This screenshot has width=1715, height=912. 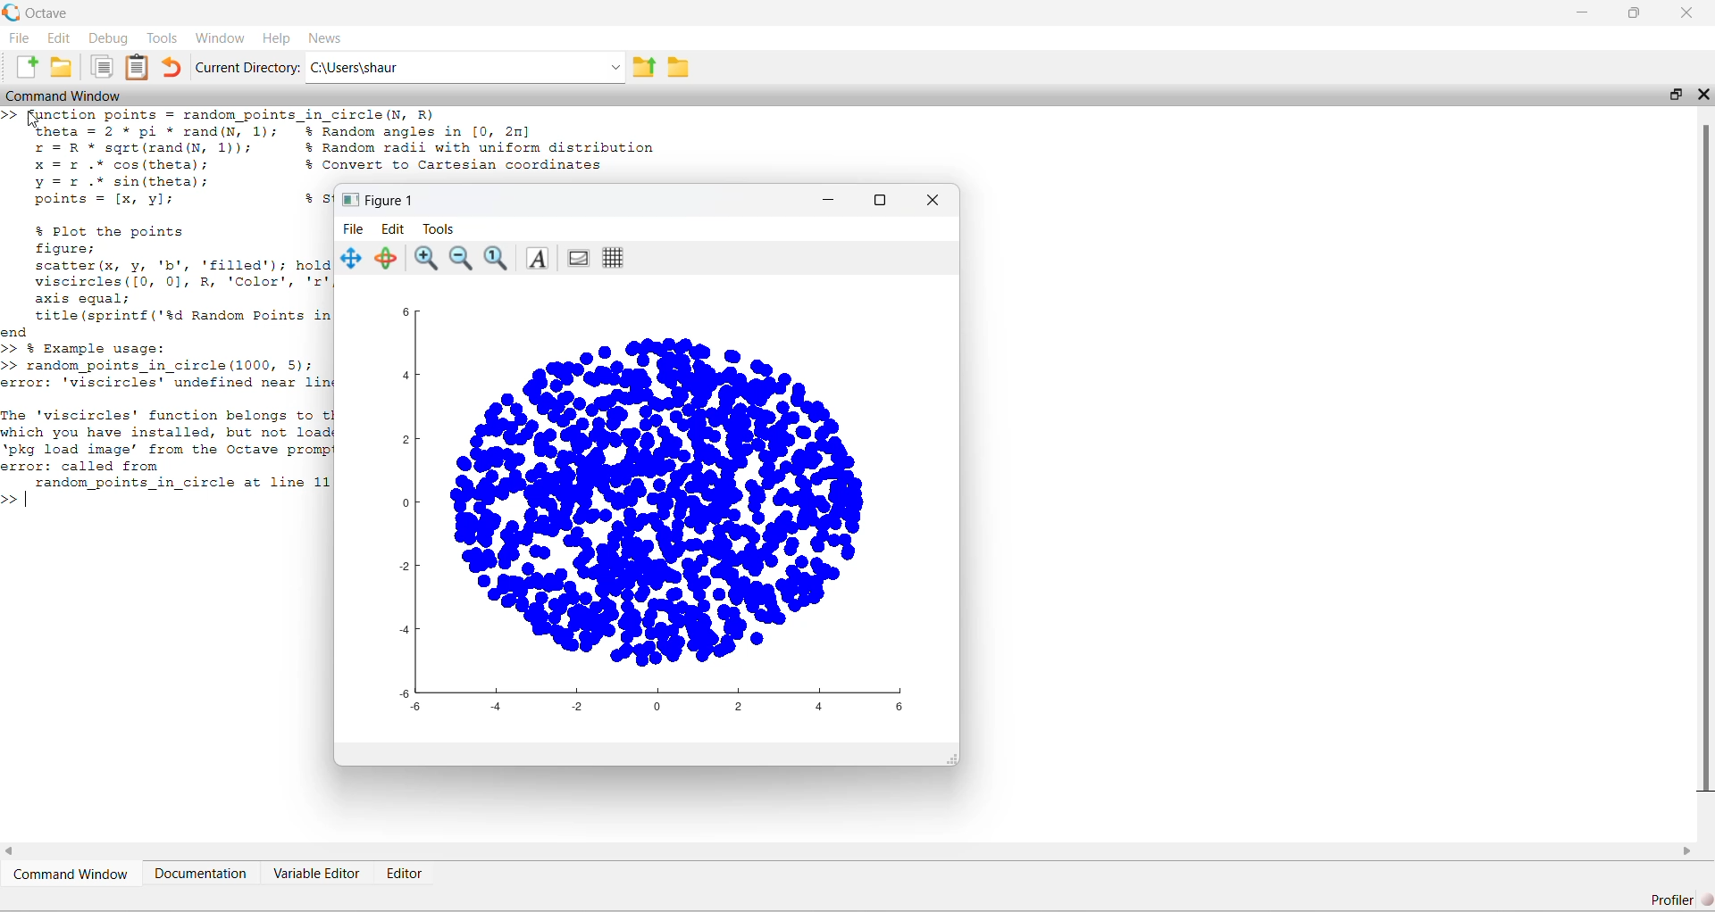 I want to click on Open an existing file in editor, so click(x=61, y=67).